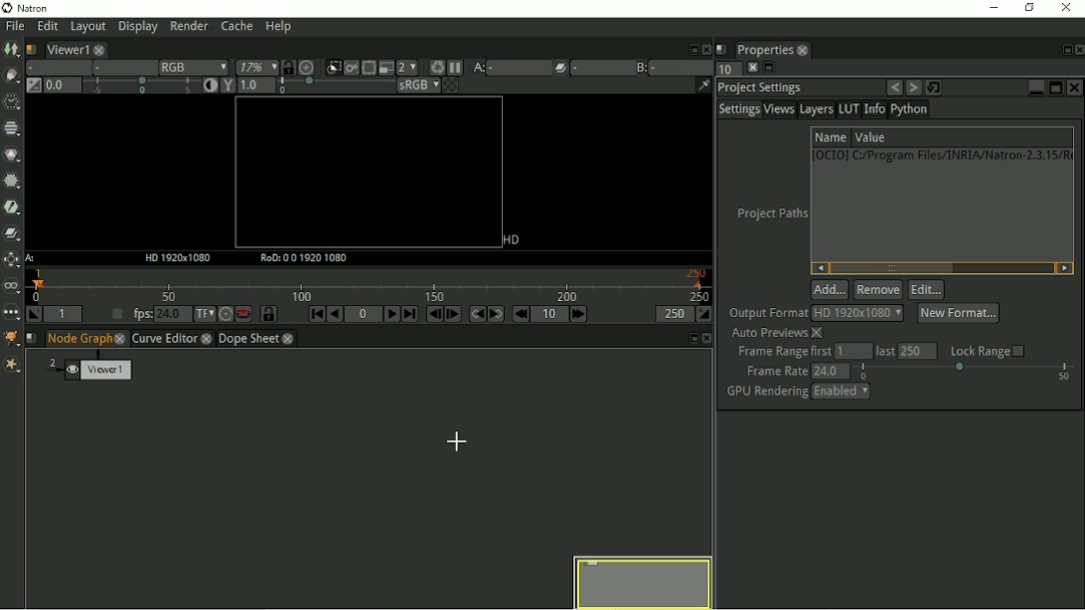  Describe the element at coordinates (31, 258) in the screenshot. I see `A` at that location.